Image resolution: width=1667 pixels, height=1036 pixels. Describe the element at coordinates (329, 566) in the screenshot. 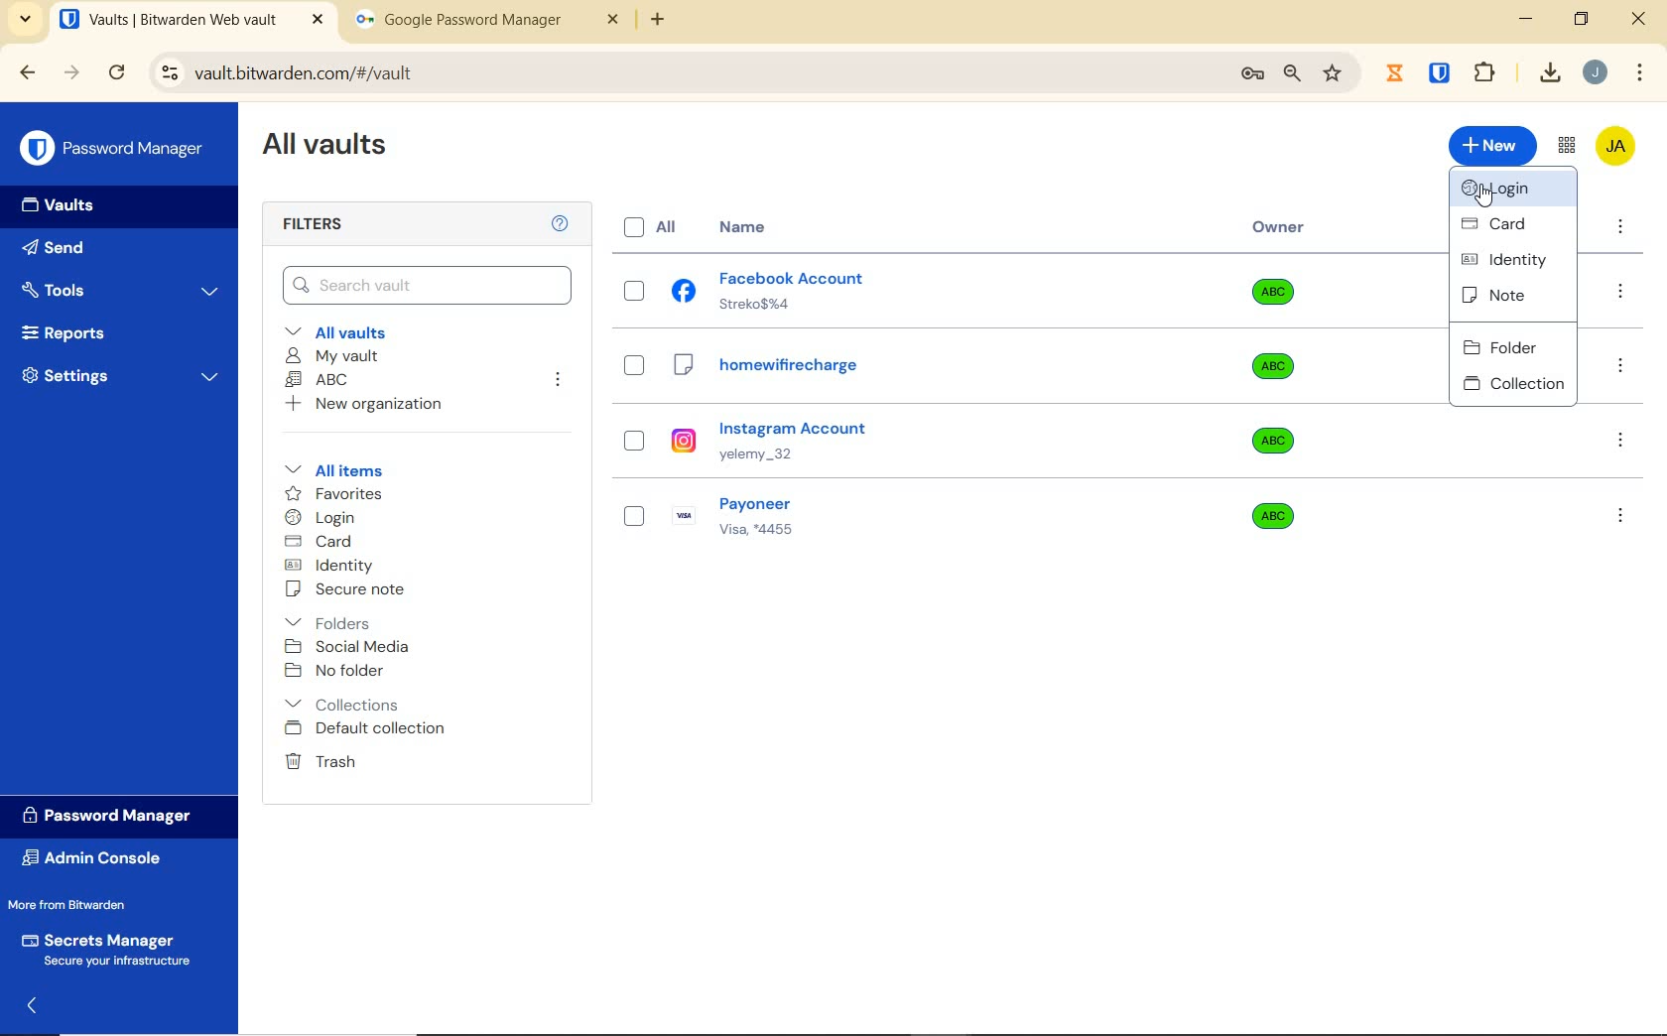

I see `identity` at that location.